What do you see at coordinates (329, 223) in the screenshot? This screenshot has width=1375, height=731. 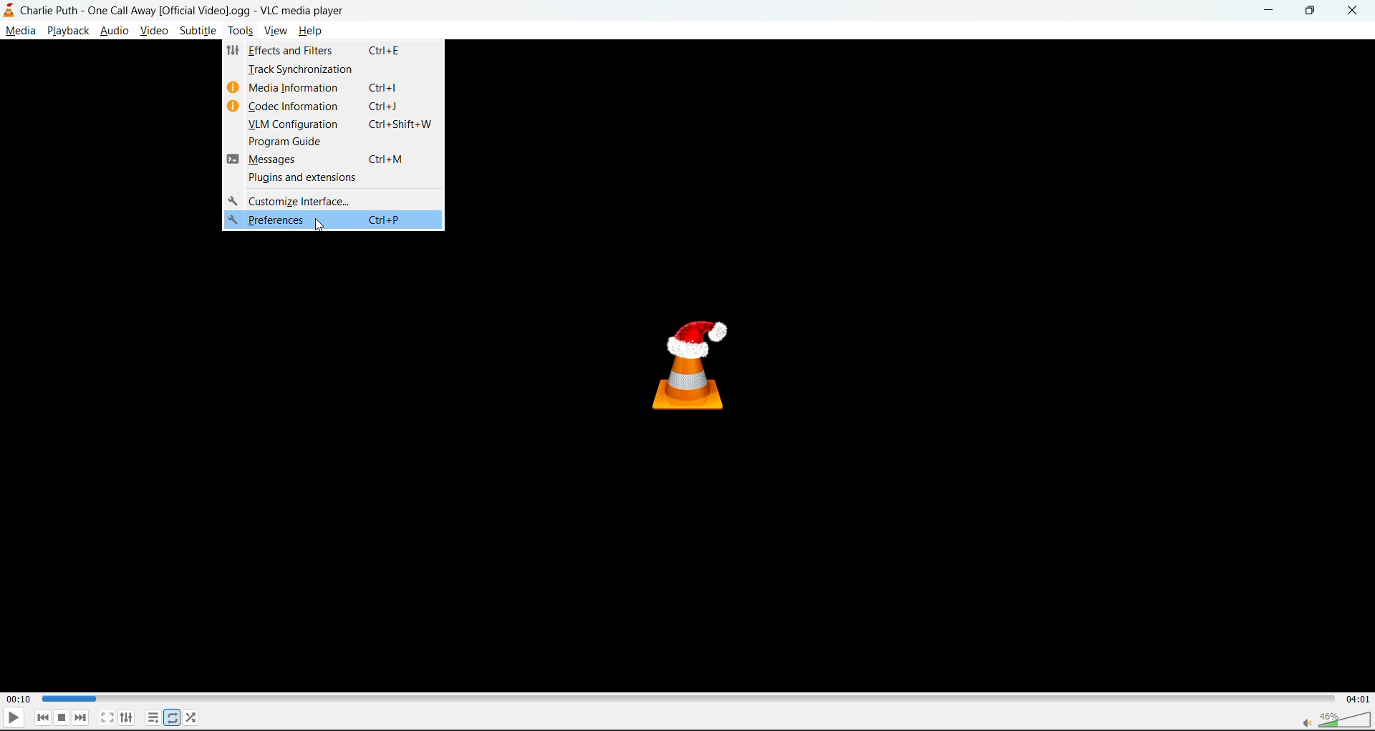 I see `preferences` at bounding box center [329, 223].